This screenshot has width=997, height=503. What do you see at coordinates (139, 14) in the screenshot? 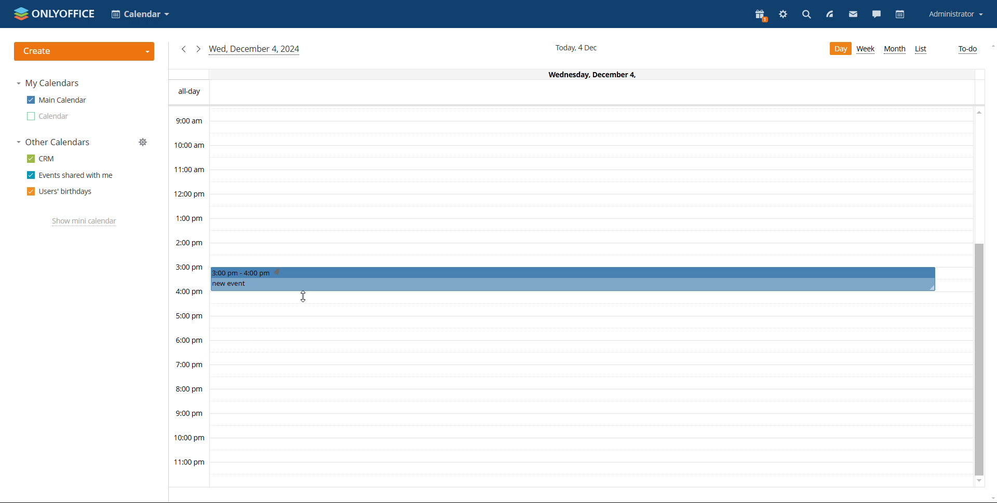
I see `select application` at bounding box center [139, 14].